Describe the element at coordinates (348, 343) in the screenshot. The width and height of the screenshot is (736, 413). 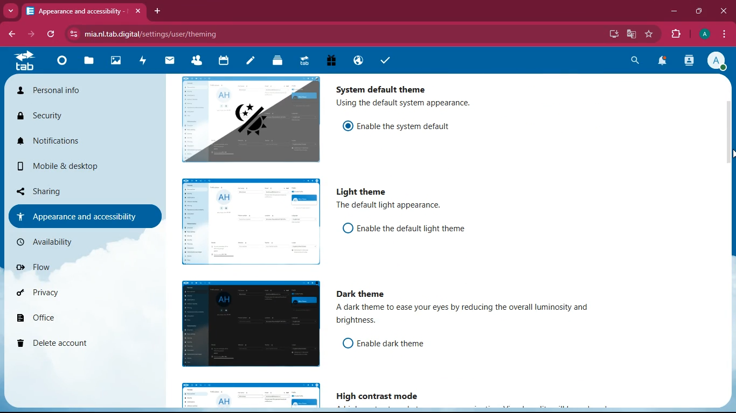
I see `off` at that location.